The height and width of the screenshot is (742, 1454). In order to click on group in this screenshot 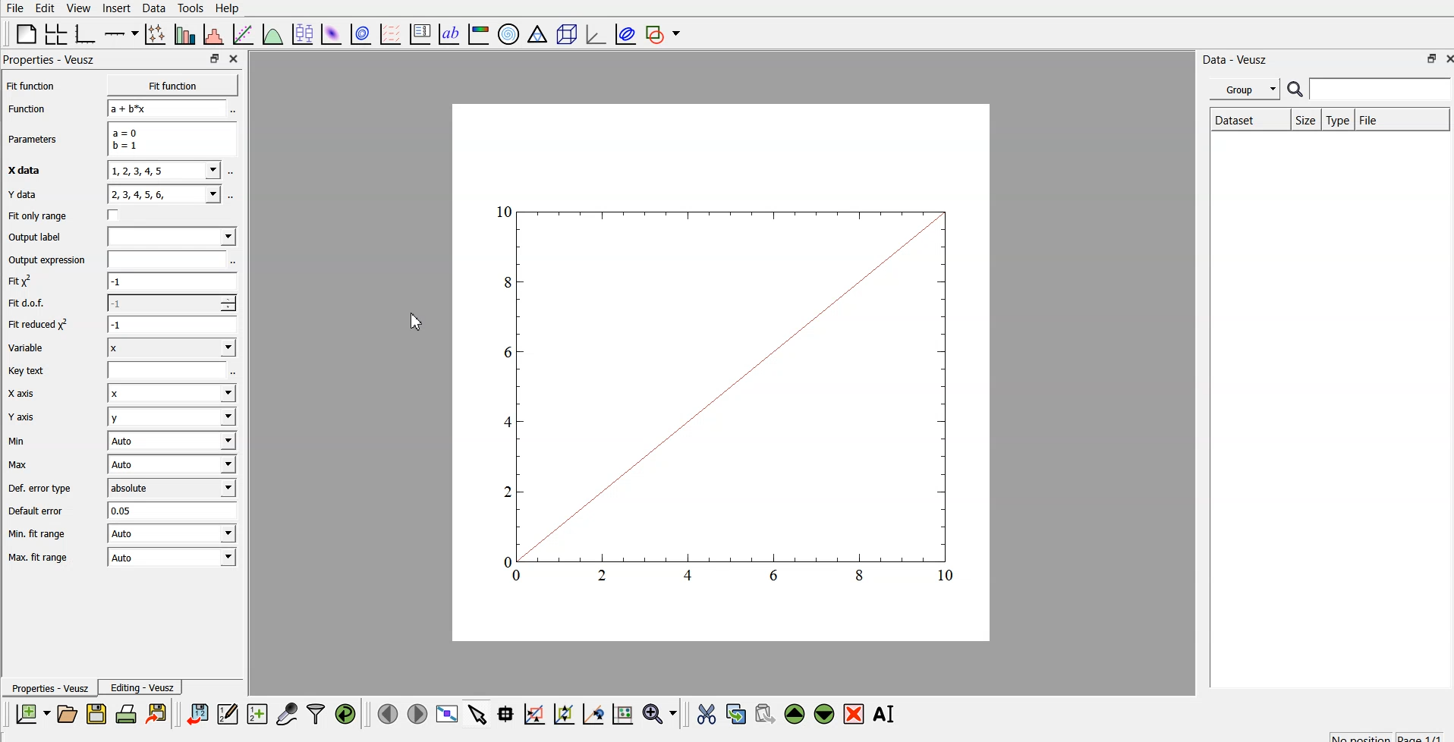, I will do `click(1247, 90)`.